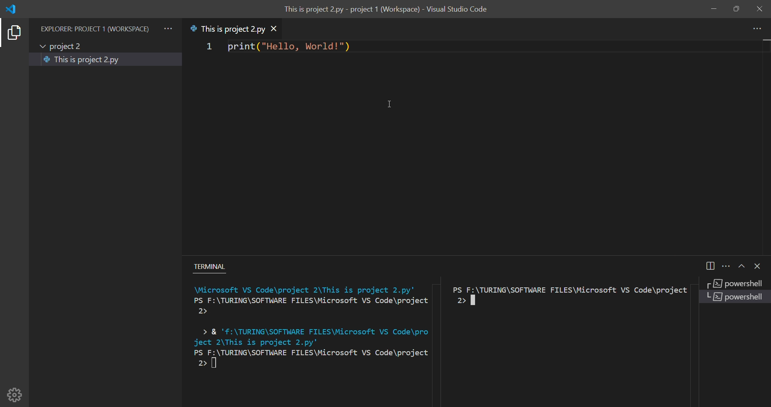 This screenshot has width=771, height=407. I want to click on 1, so click(203, 47).